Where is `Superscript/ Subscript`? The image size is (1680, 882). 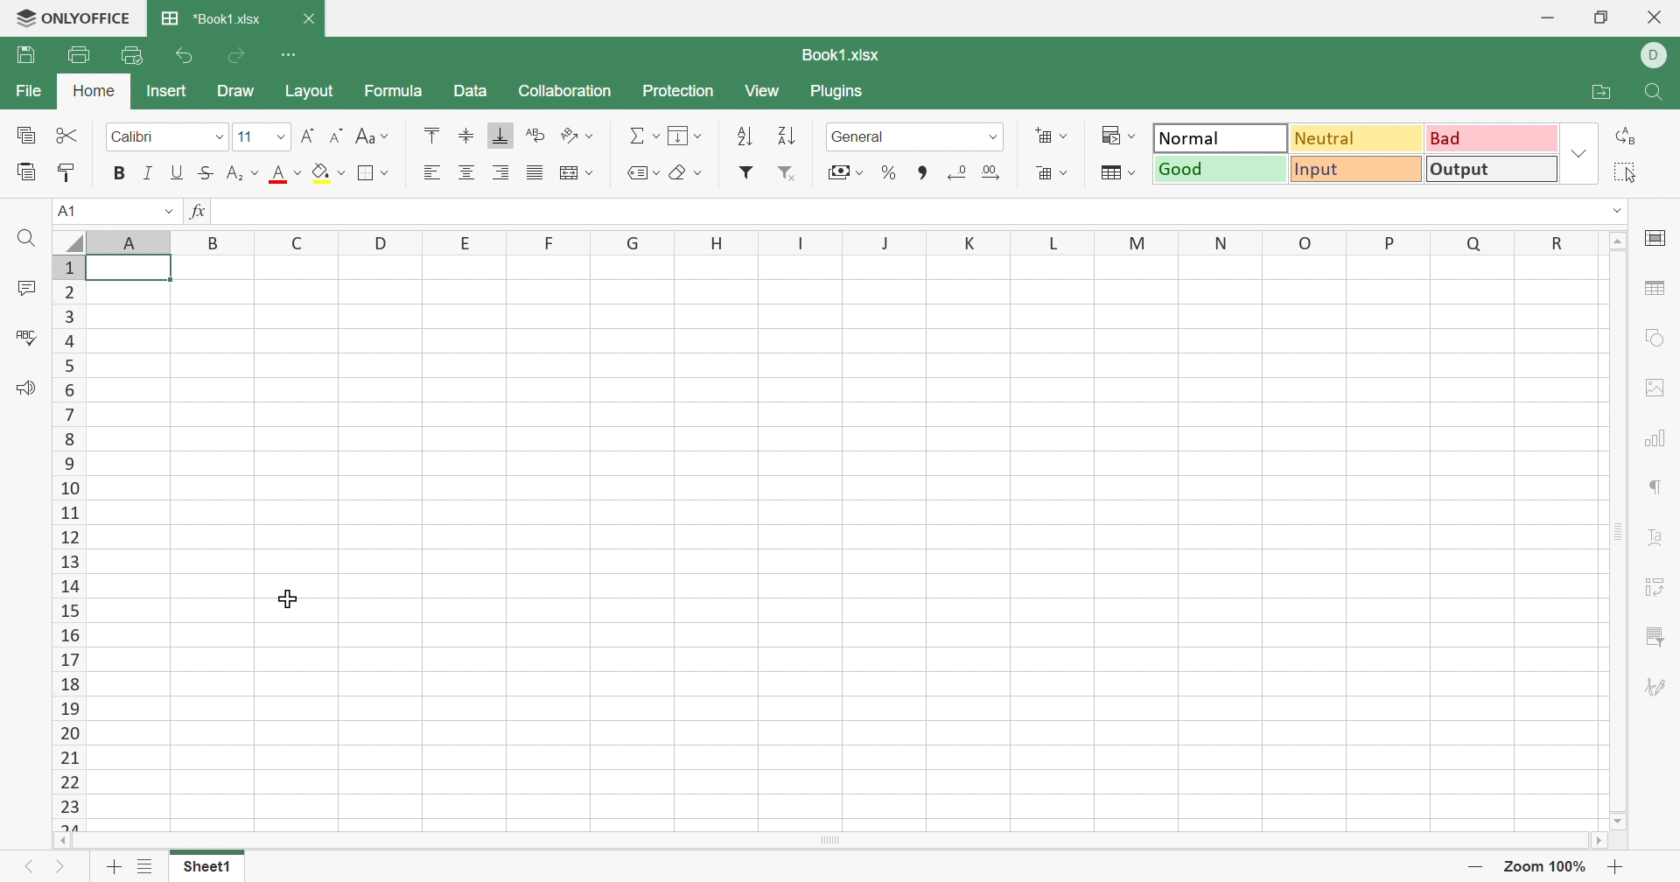
Superscript/ Subscript is located at coordinates (234, 173).